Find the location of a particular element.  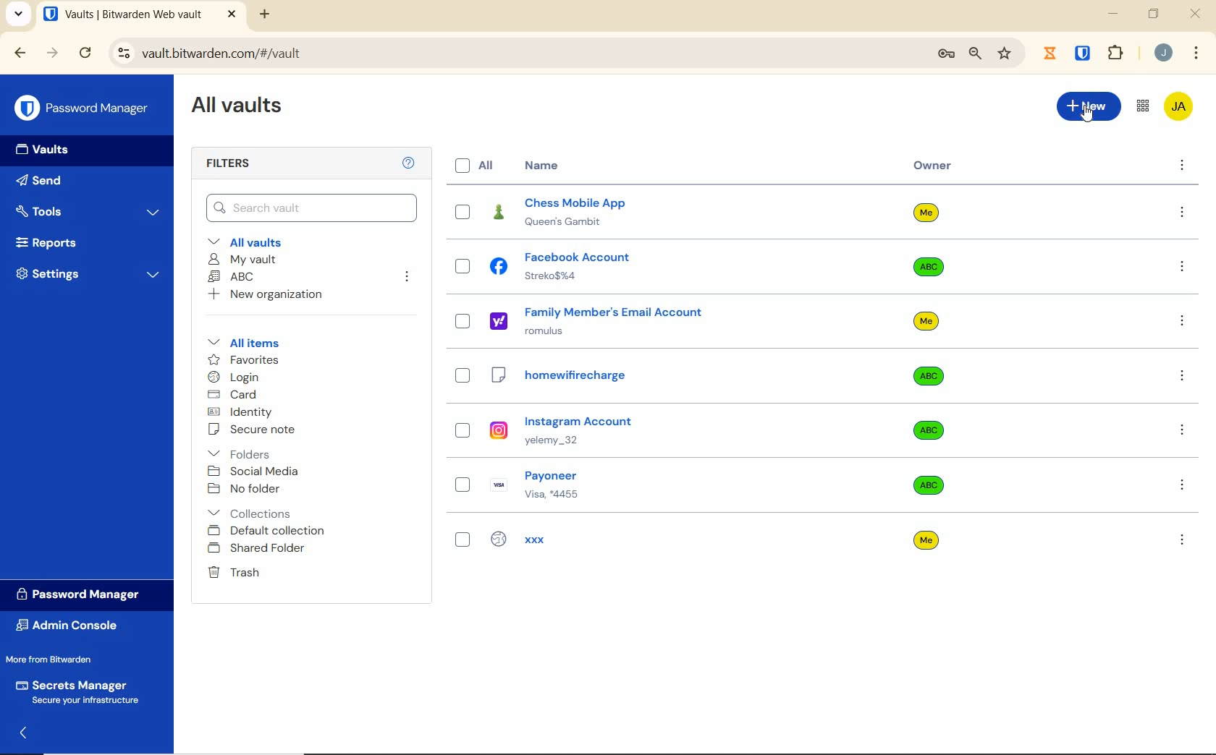

Default collection is located at coordinates (270, 532).